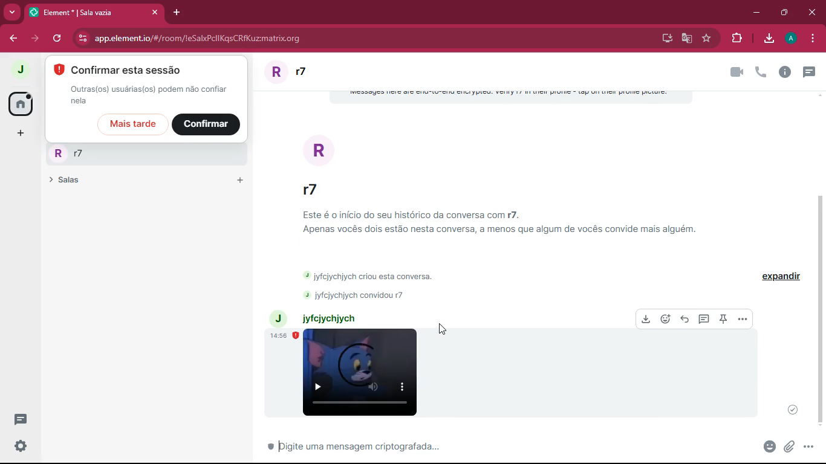  Describe the element at coordinates (799, 72) in the screenshot. I see `people` at that location.